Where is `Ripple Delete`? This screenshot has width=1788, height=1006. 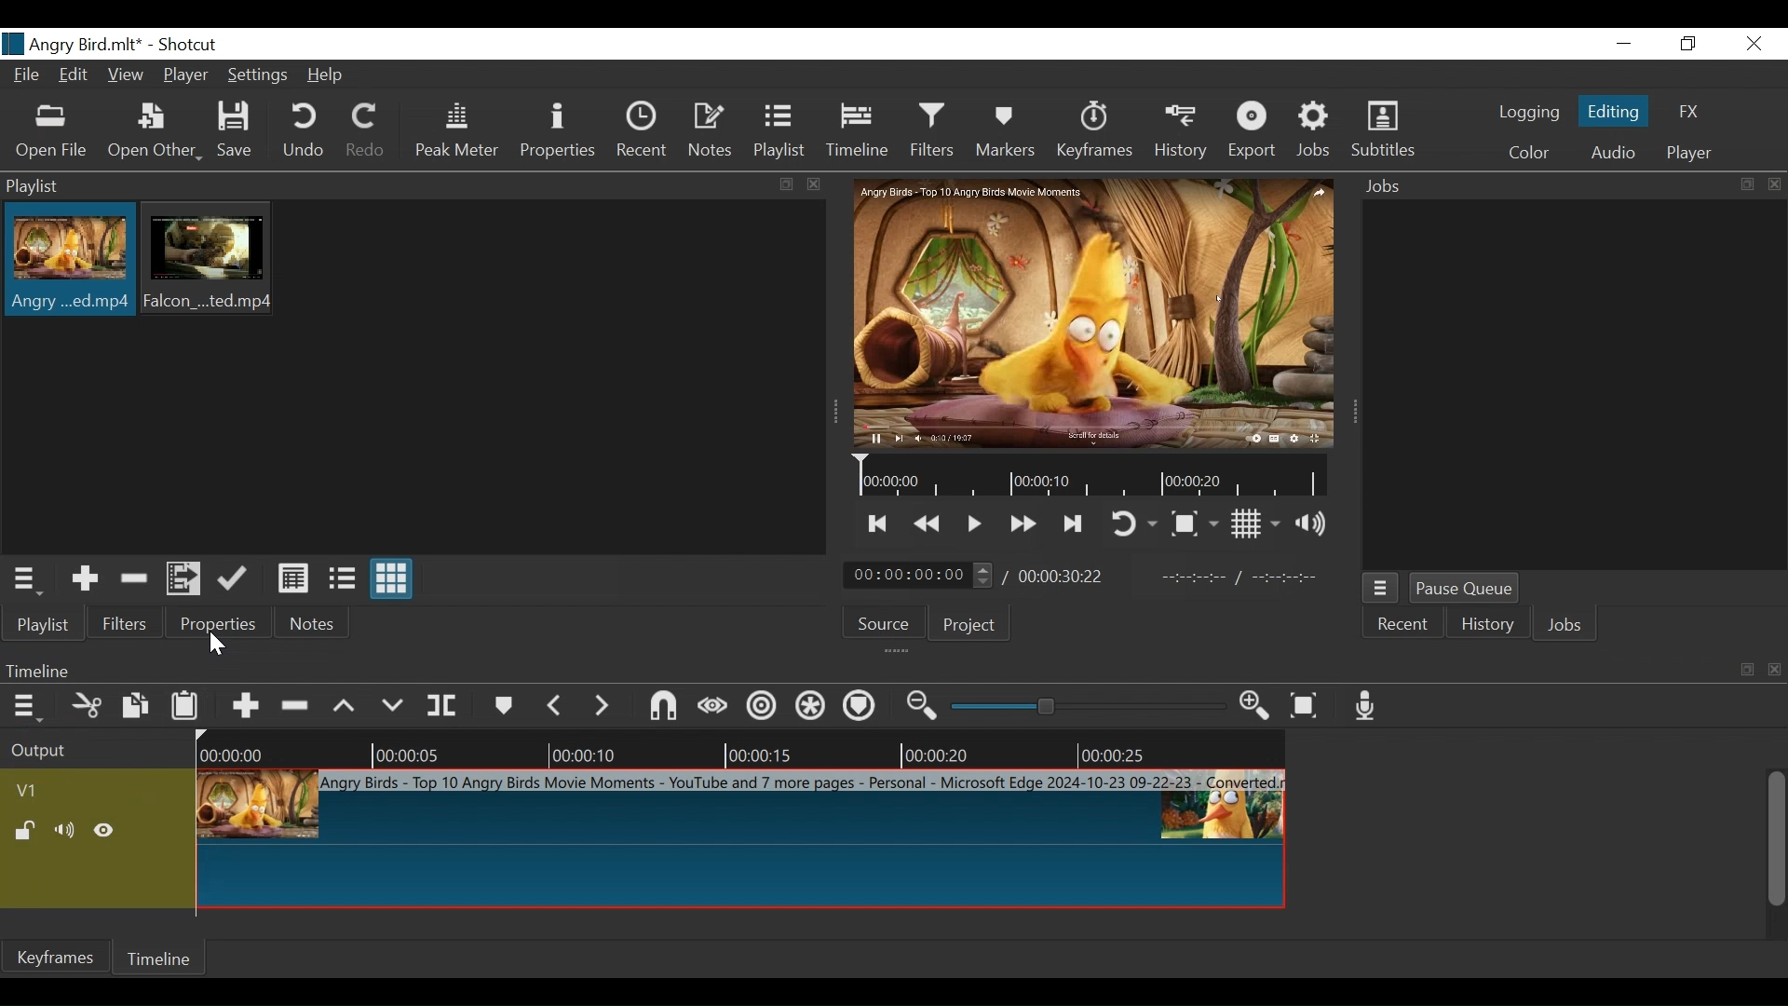
Ripple Delete is located at coordinates (299, 707).